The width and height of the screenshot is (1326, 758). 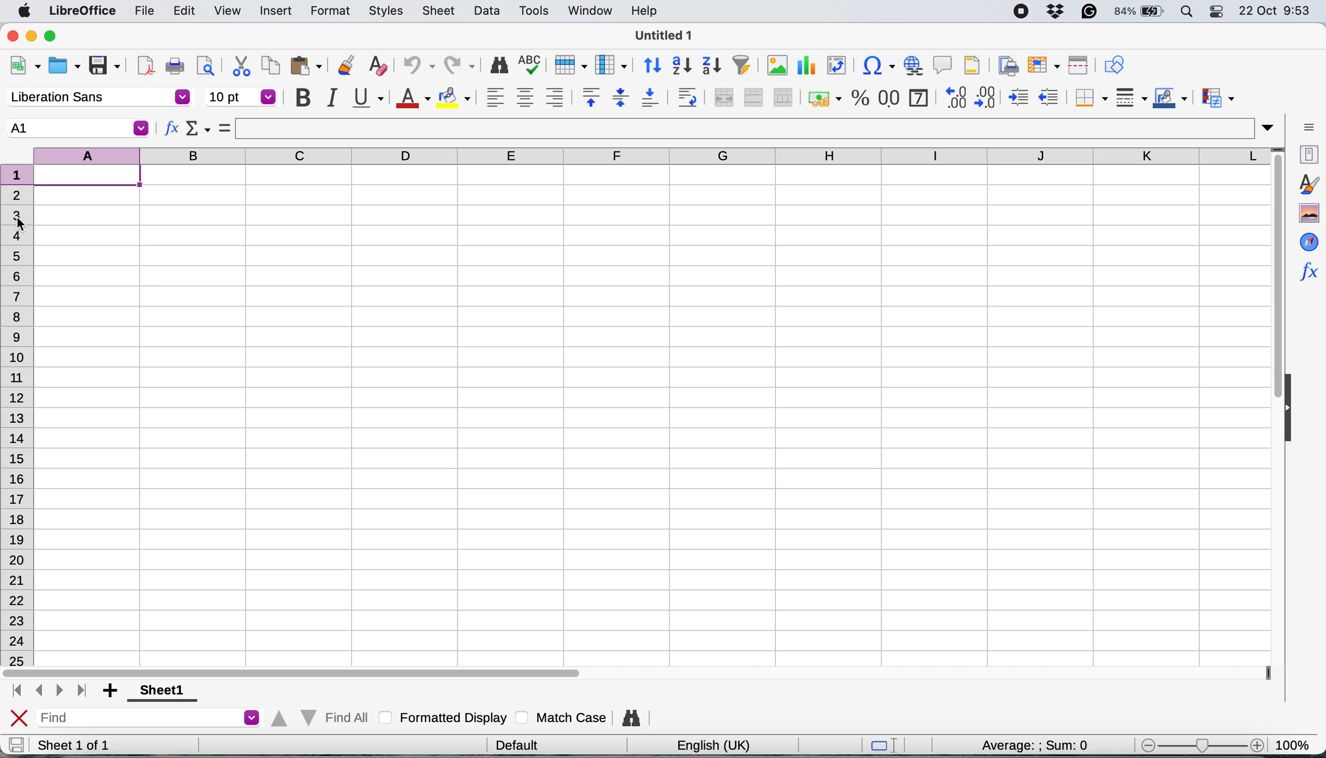 What do you see at coordinates (620, 97) in the screenshot?
I see `center vertically` at bounding box center [620, 97].